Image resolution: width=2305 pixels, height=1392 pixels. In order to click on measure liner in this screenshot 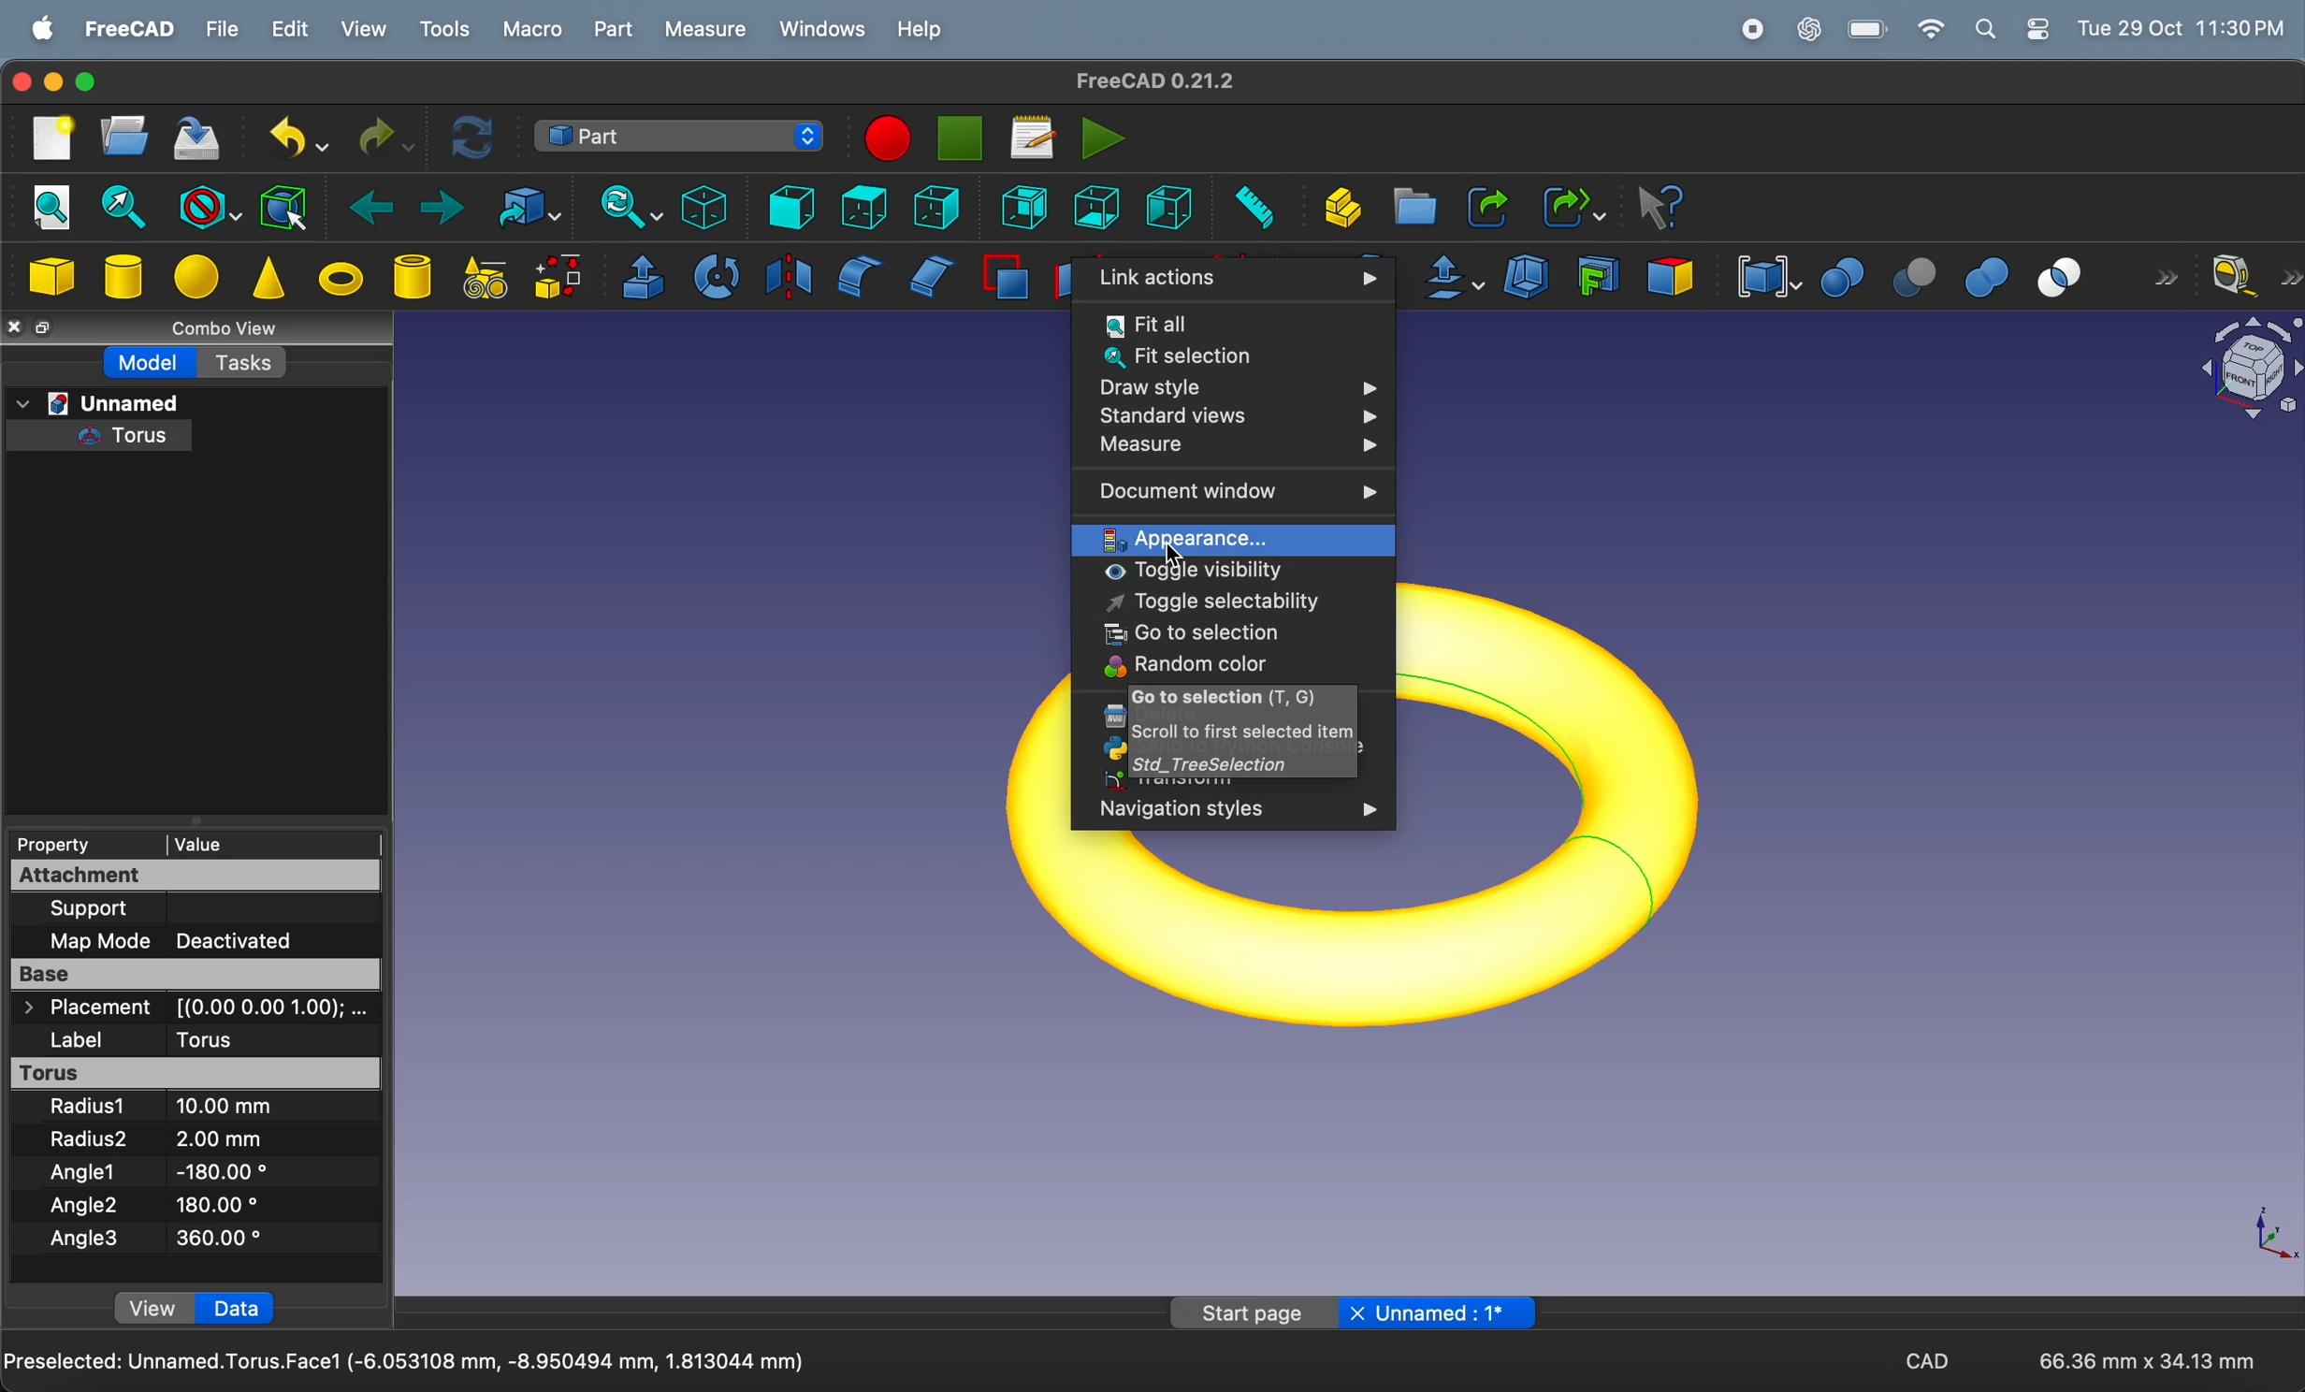, I will do `click(2256, 276)`.